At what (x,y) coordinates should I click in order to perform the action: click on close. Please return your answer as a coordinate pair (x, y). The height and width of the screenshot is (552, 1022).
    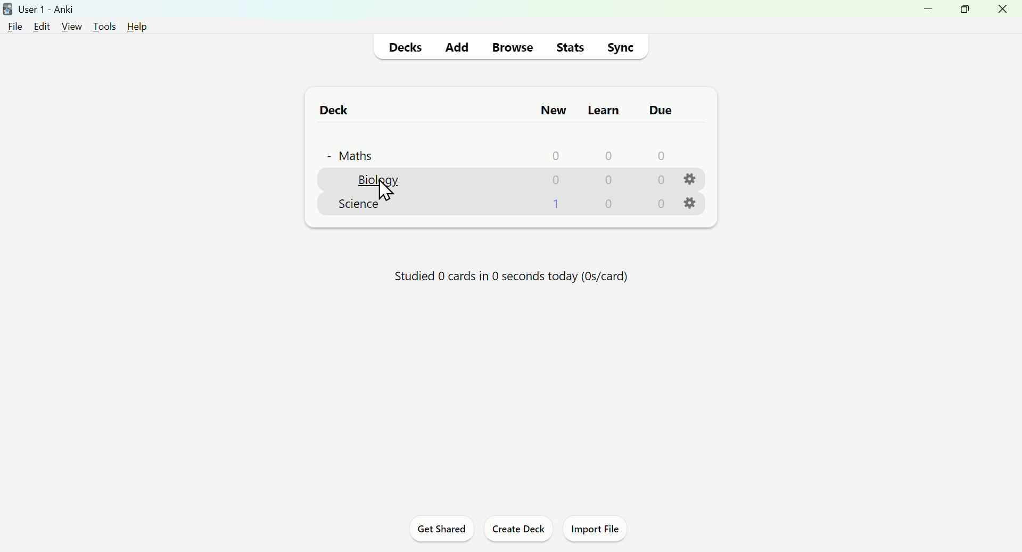
    Looking at the image, I should click on (1003, 11).